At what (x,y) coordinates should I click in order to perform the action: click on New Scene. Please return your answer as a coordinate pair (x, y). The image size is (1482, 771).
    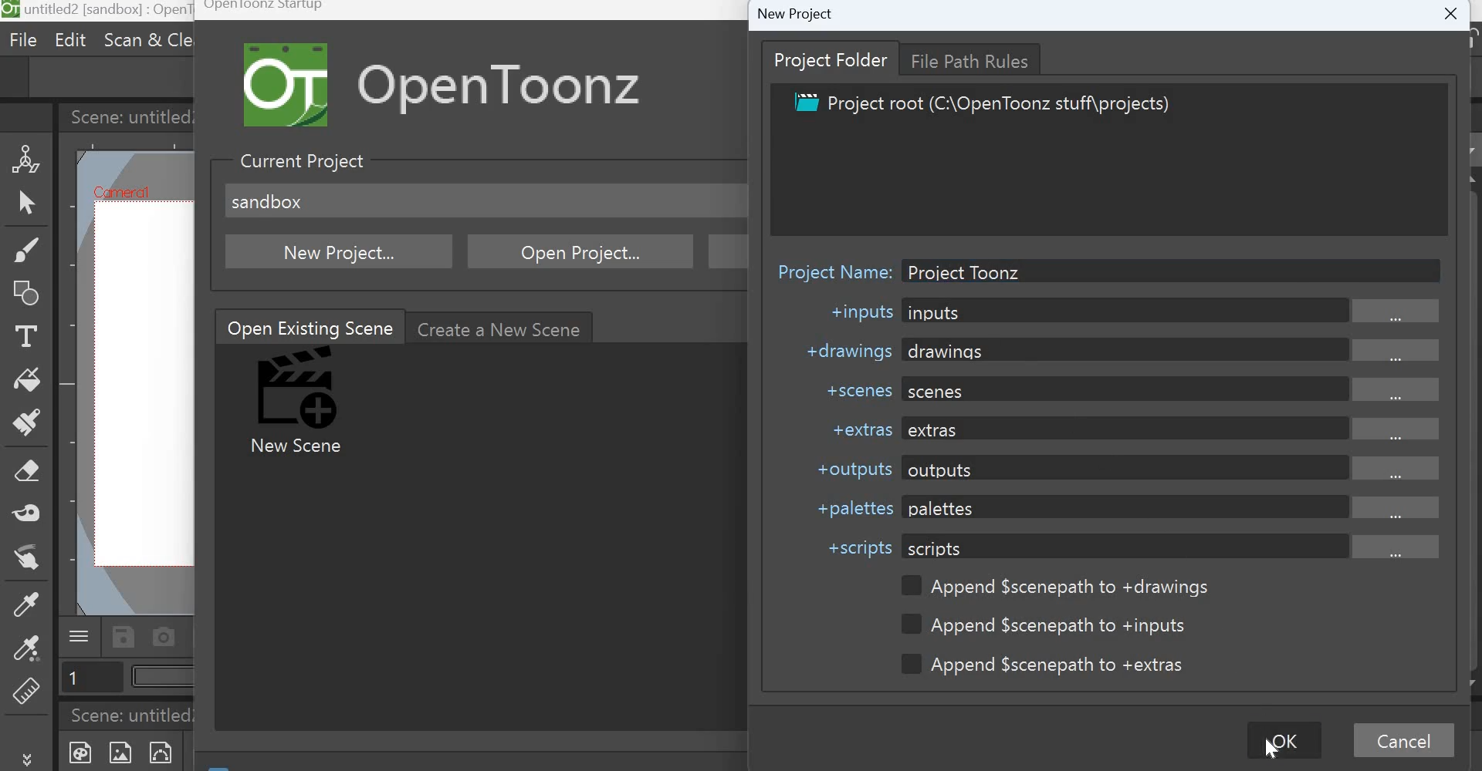
    Looking at the image, I should click on (301, 403).